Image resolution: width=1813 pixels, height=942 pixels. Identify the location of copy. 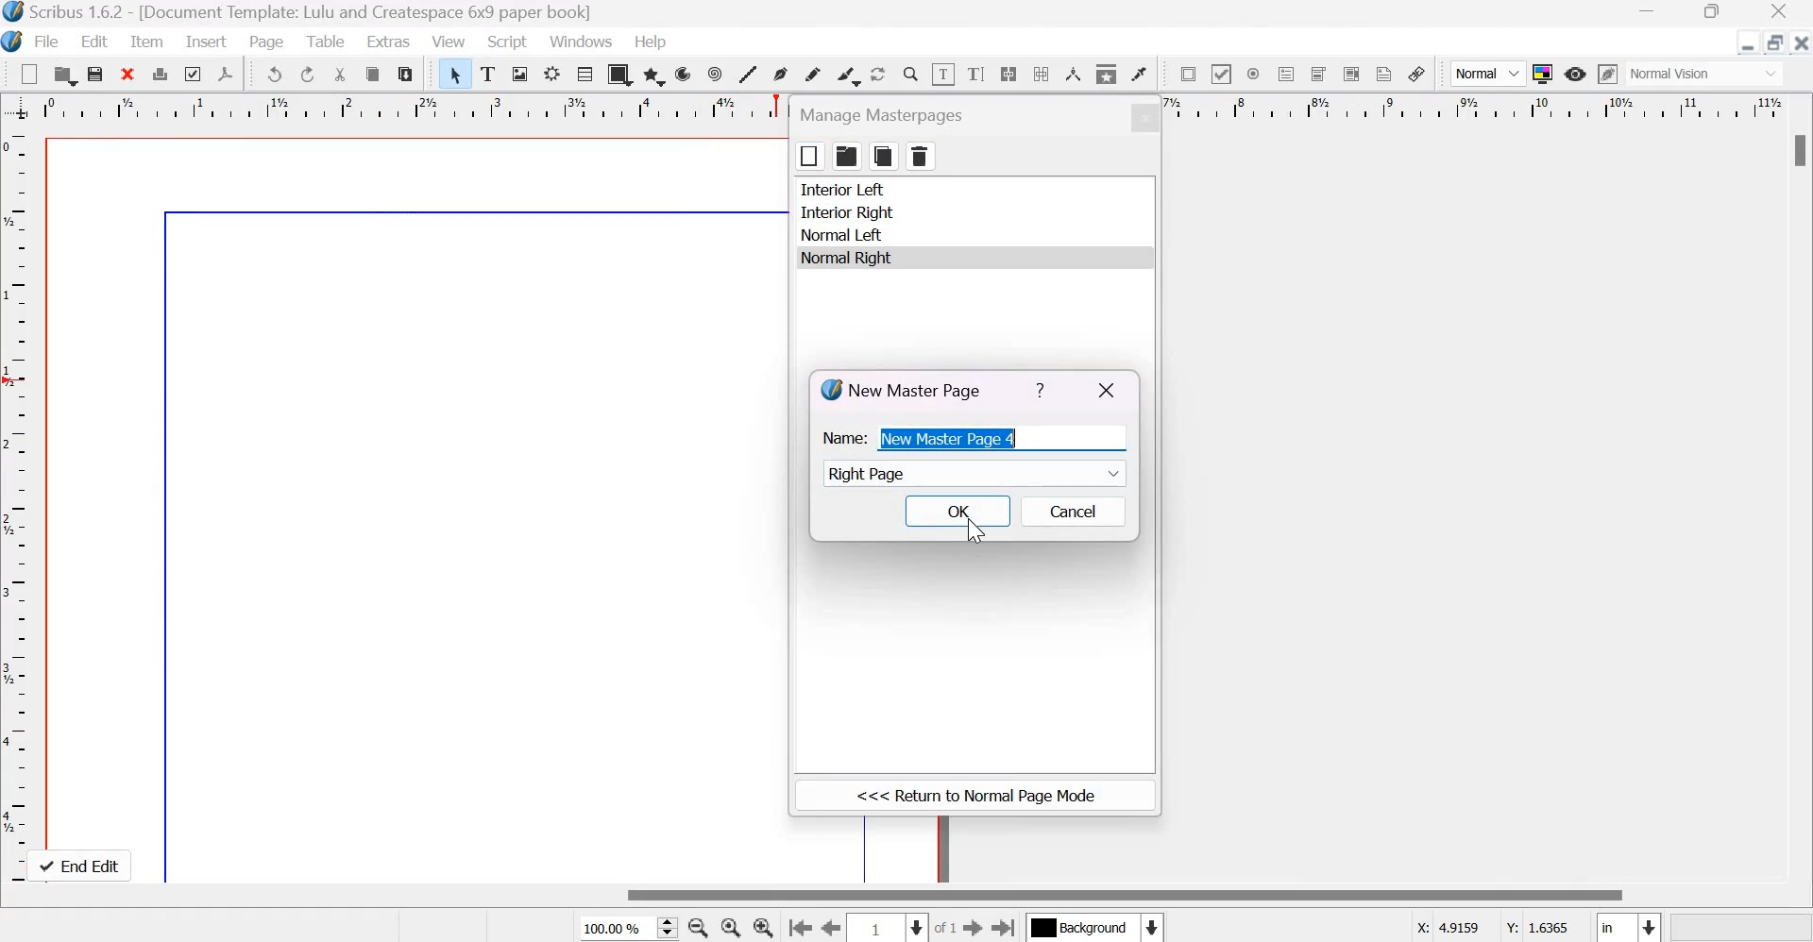
(884, 156).